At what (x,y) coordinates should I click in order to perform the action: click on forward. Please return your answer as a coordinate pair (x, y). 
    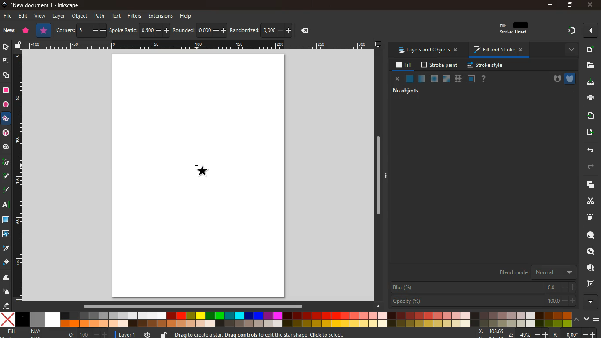
    Looking at the image, I should click on (587, 167).